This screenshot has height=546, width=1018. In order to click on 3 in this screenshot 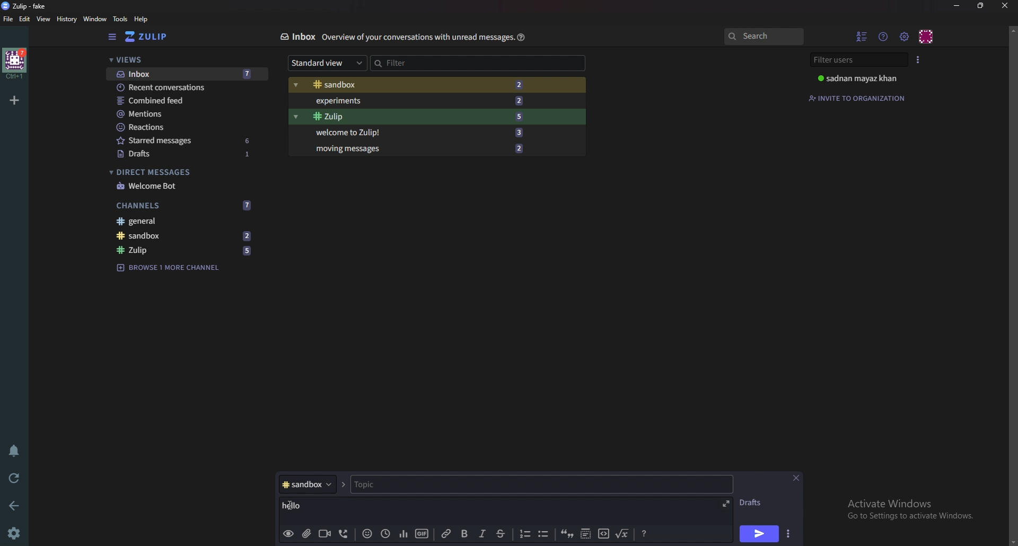, I will do `click(523, 134)`.